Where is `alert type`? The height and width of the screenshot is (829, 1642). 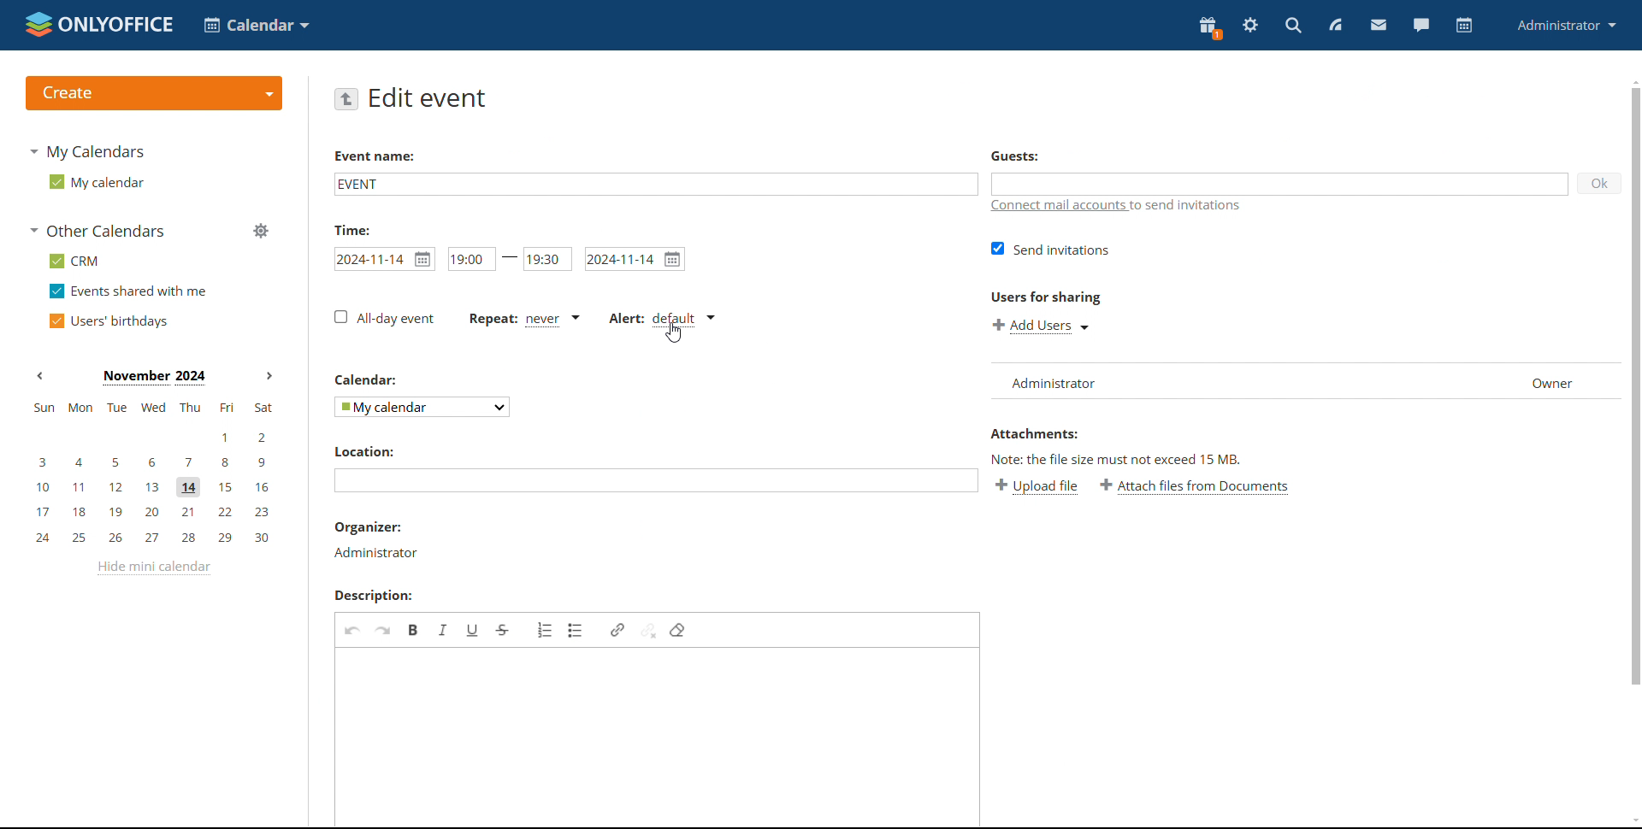 alert type is located at coordinates (661, 318).